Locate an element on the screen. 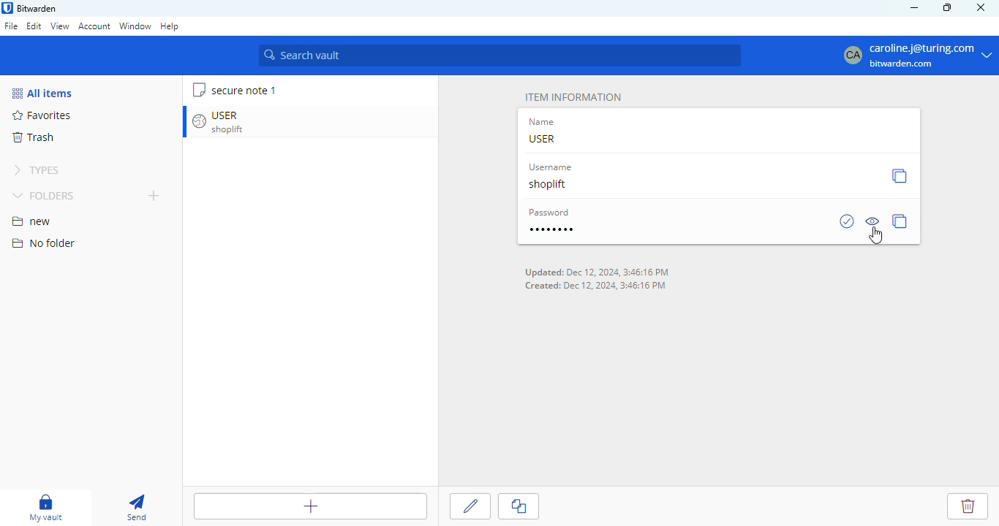 Image resolution: width=999 pixels, height=526 pixels. minimize is located at coordinates (914, 8).